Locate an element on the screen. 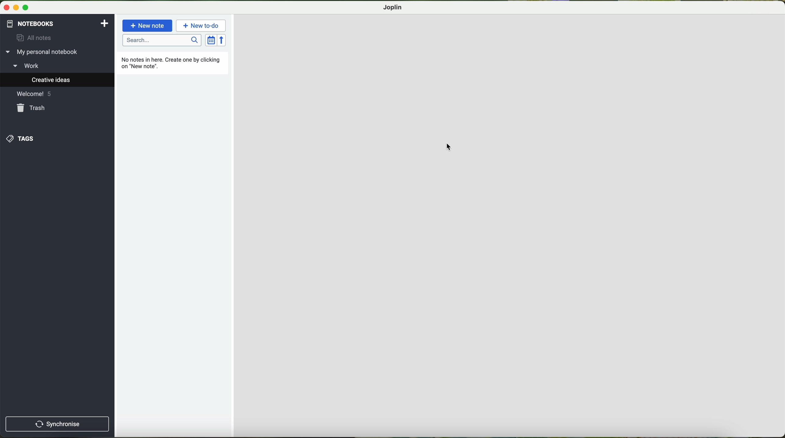  maximize is located at coordinates (26, 8).